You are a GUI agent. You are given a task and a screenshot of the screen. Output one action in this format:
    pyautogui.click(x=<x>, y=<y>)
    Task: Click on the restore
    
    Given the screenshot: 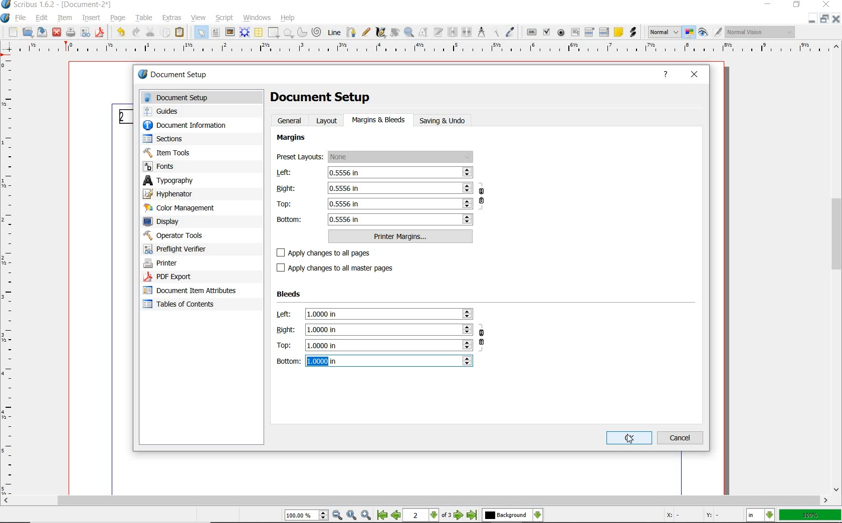 What is the action you would take?
    pyautogui.click(x=796, y=6)
    